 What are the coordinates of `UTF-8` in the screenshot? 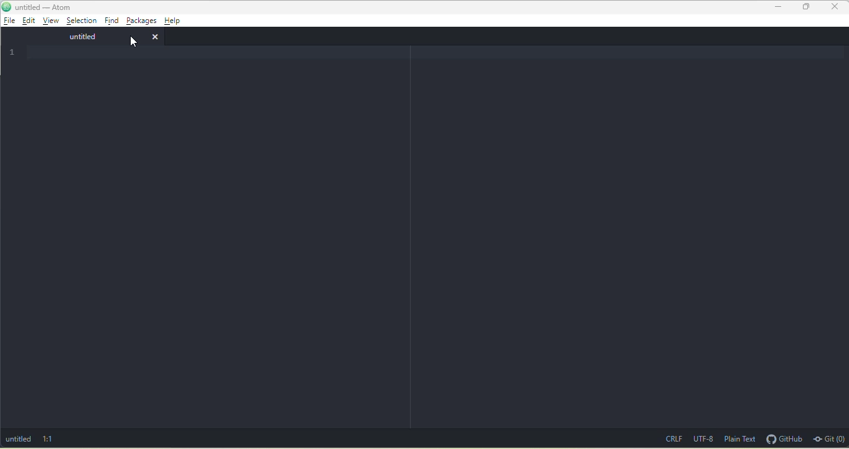 It's located at (703, 437).